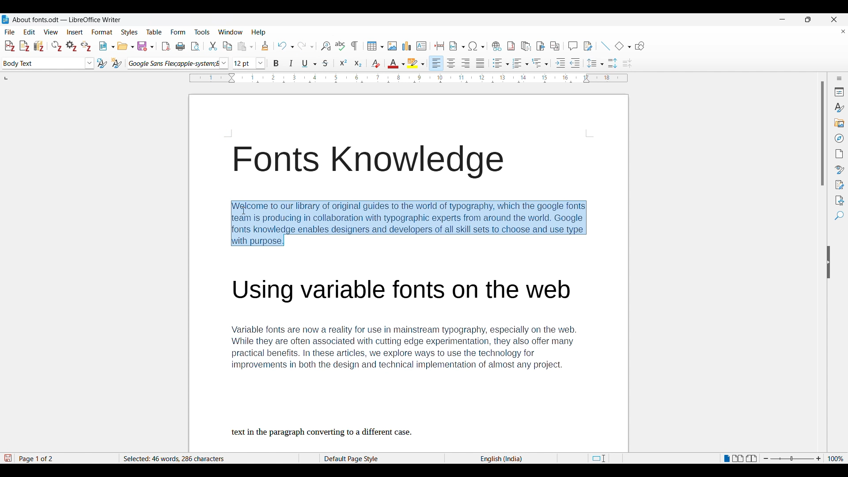  What do you see at coordinates (25, 46) in the screenshot?
I see `Add note` at bounding box center [25, 46].